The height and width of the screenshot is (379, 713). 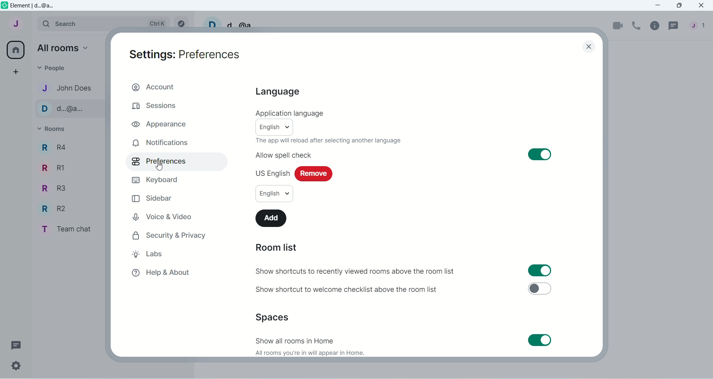 What do you see at coordinates (356, 271) in the screenshot?
I see `Show shortcuts to recently viewed rooms above the room list` at bounding box center [356, 271].